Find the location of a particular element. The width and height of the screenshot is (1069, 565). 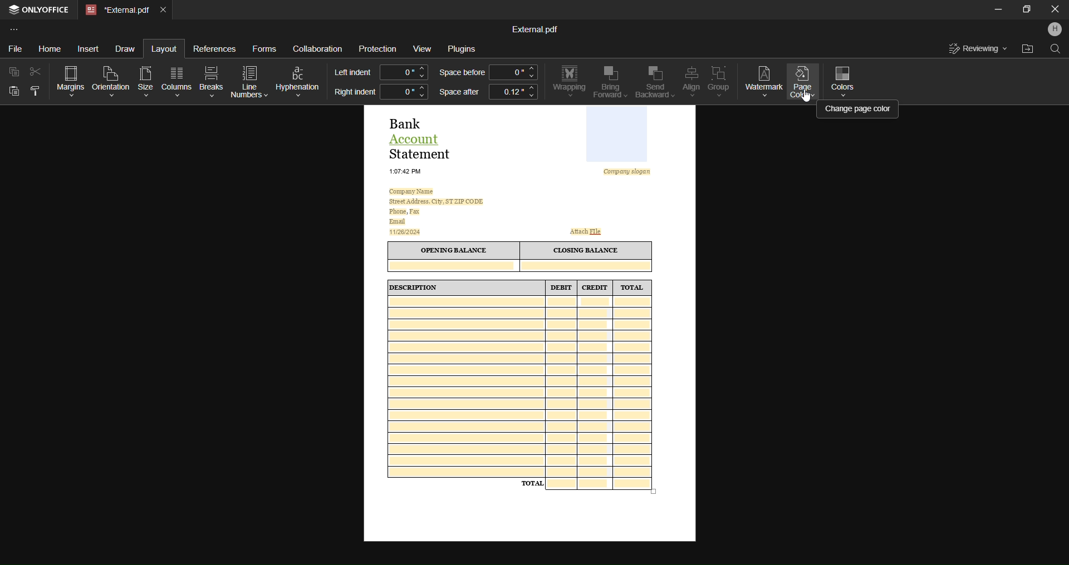

References is located at coordinates (215, 51).